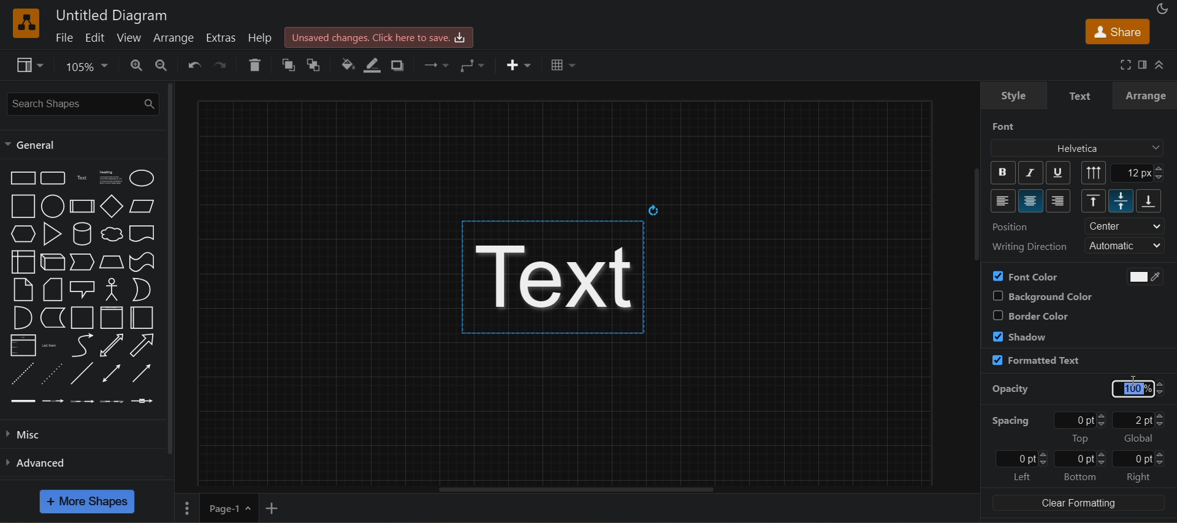 The image size is (1177, 523). I want to click on actor, so click(113, 290).